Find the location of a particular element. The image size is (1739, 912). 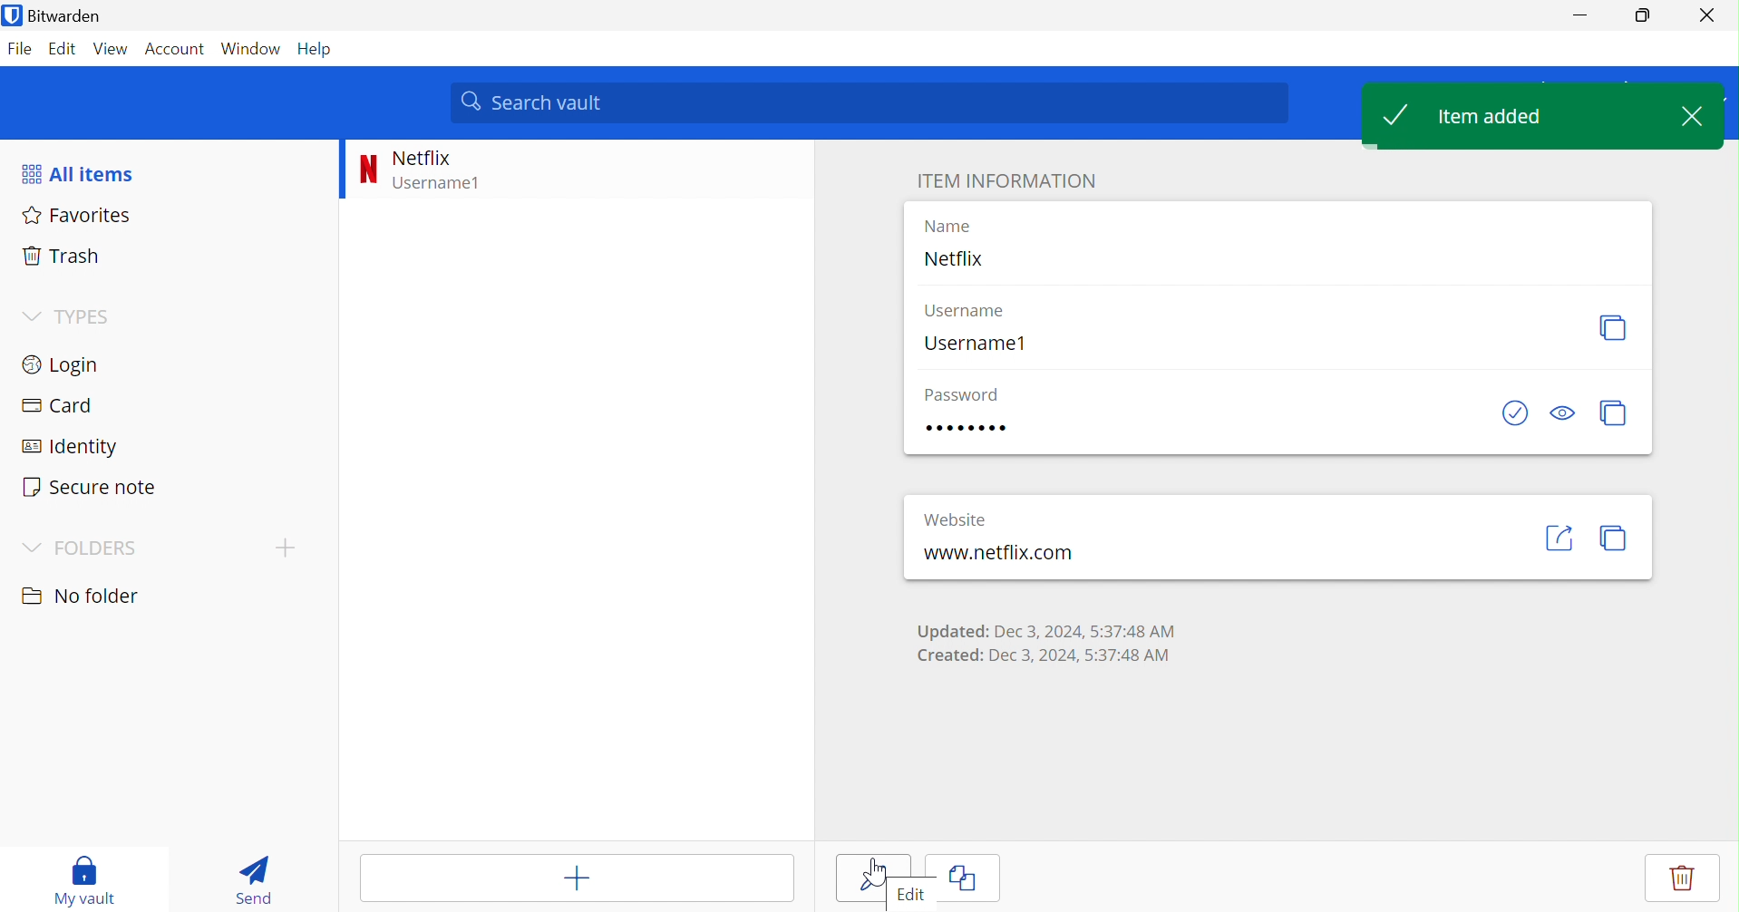

Username1 is located at coordinates (975, 342).